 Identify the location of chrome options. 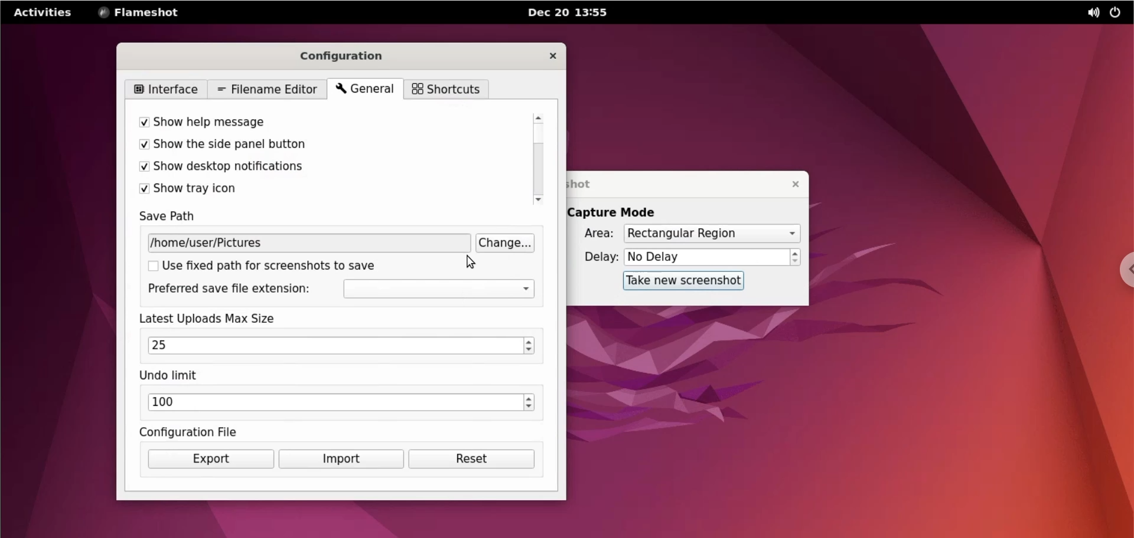
(1123, 268).